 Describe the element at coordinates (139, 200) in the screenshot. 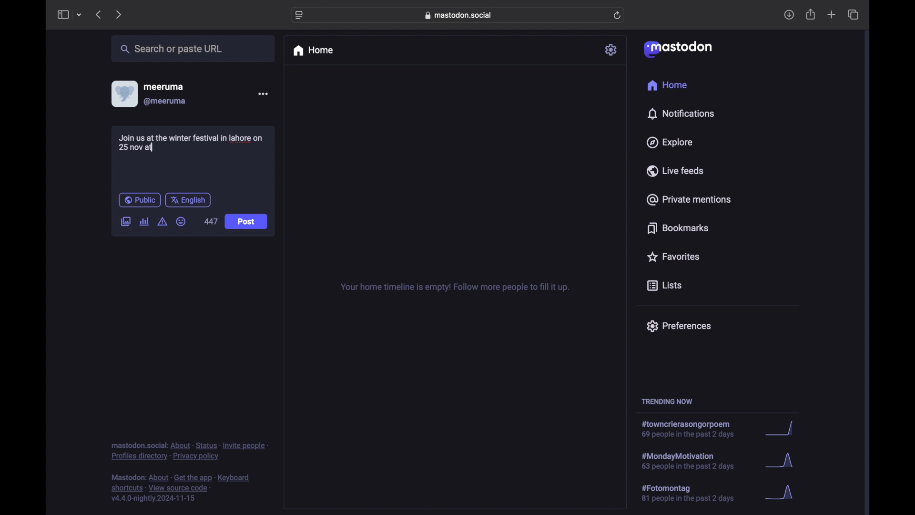

I see `public` at that location.